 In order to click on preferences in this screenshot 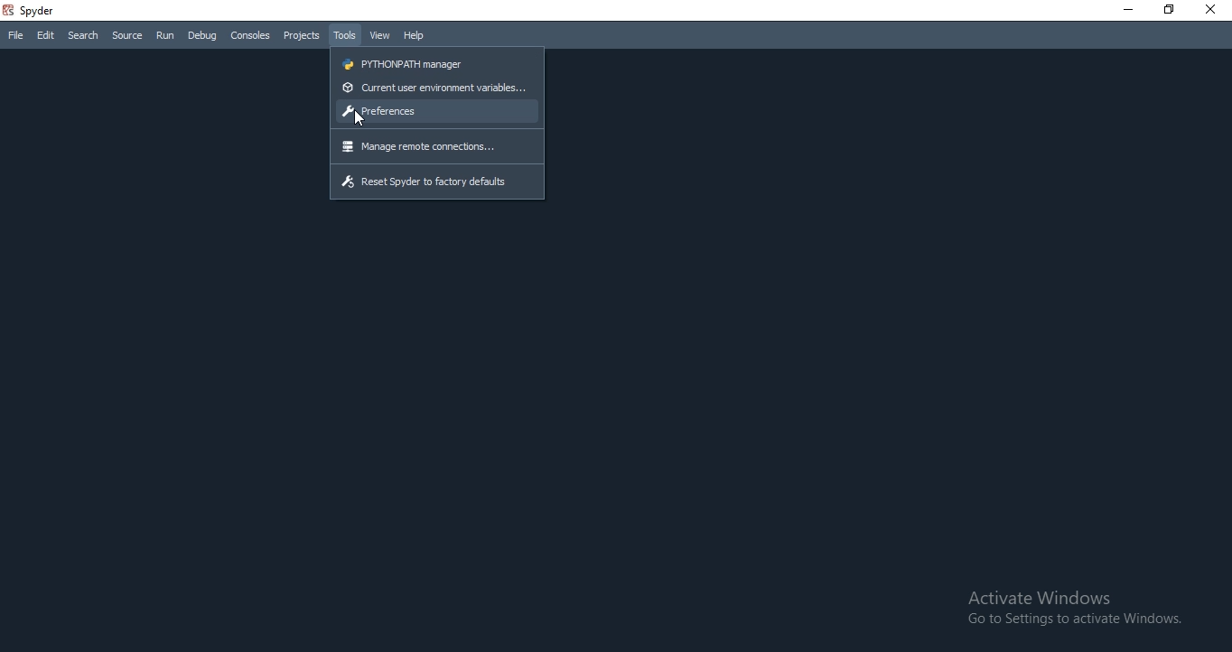, I will do `click(437, 111)`.